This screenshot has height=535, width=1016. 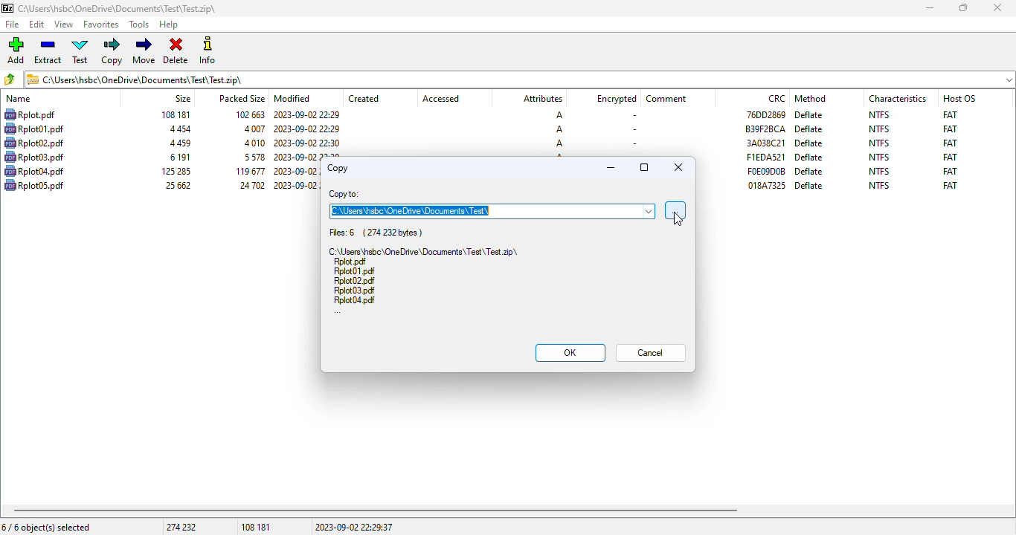 What do you see at coordinates (809, 143) in the screenshot?
I see `deflate` at bounding box center [809, 143].